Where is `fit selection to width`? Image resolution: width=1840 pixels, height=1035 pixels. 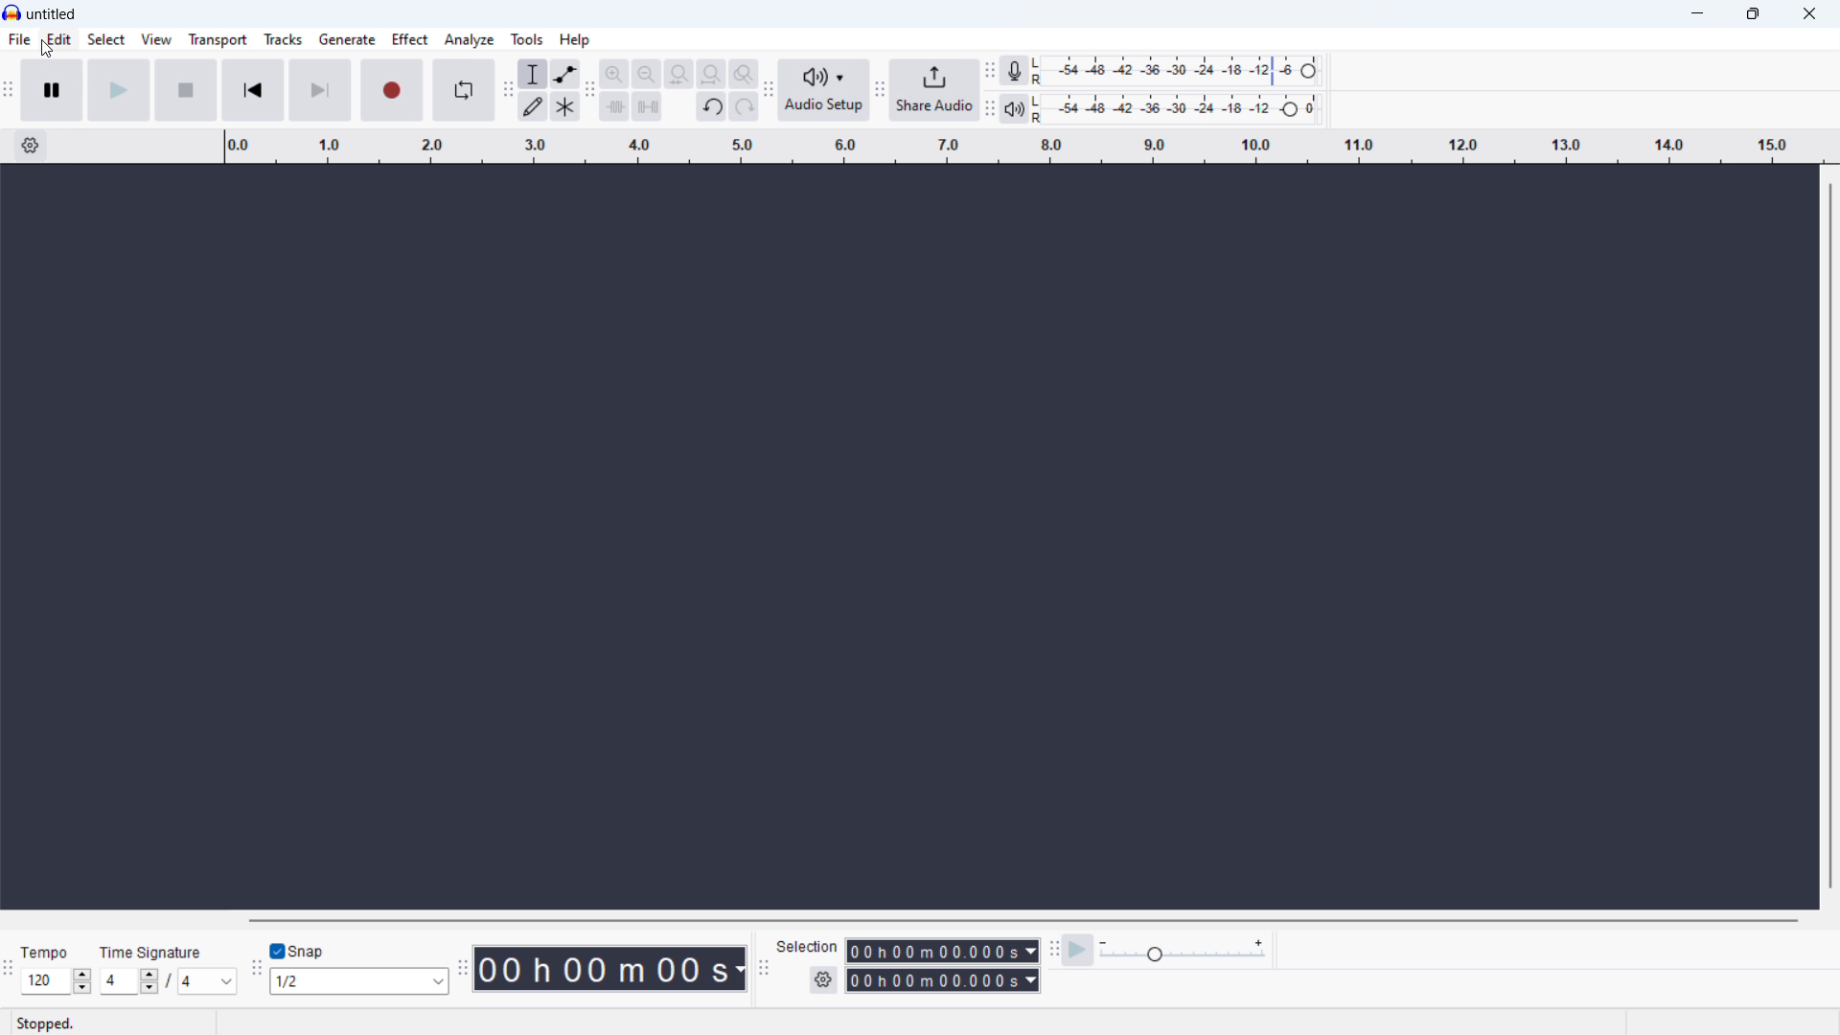 fit selection to width is located at coordinates (678, 75).